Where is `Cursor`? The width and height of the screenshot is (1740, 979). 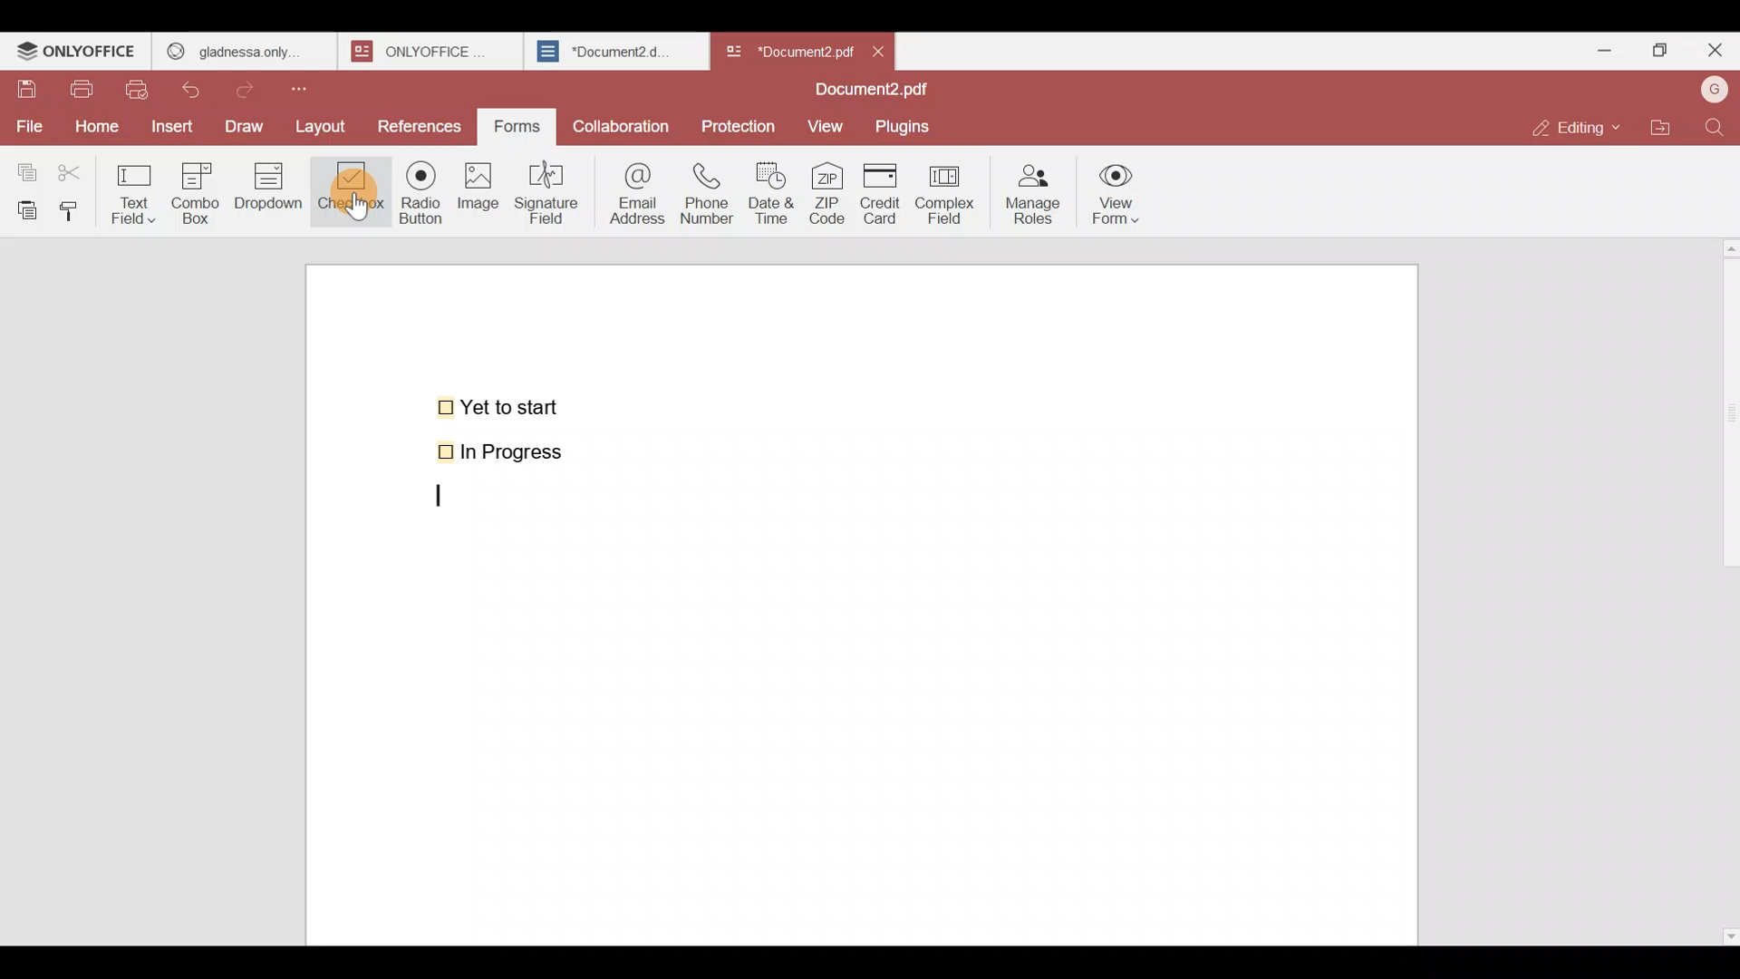 Cursor is located at coordinates (352, 194).